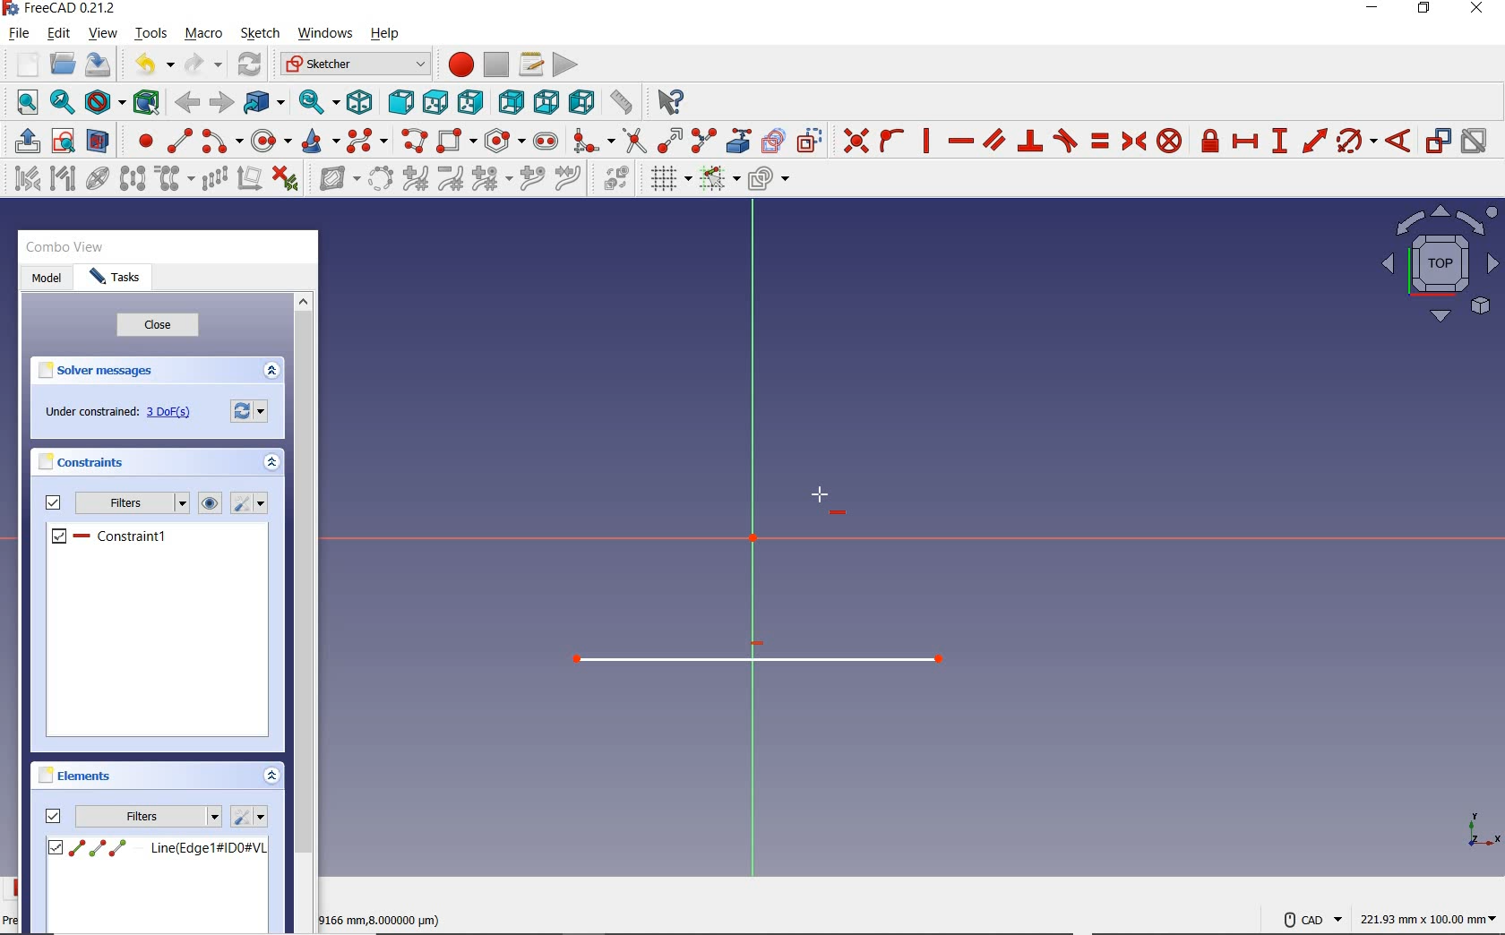 The width and height of the screenshot is (1505, 935). Describe the element at coordinates (204, 35) in the screenshot. I see `MACRO` at that location.